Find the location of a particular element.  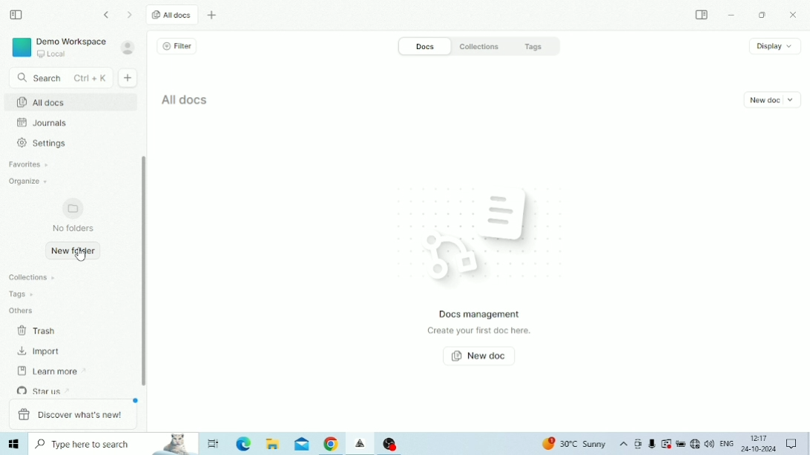

Docs management is located at coordinates (481, 314).